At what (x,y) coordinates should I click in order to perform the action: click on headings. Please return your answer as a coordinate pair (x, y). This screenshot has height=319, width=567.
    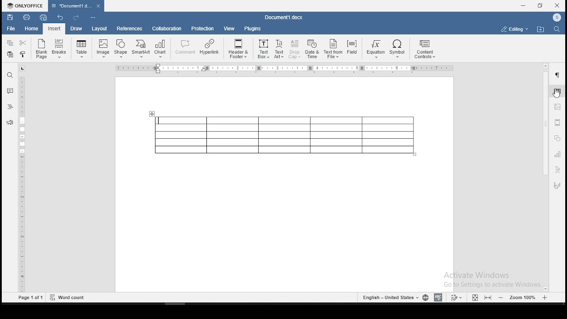
    Looking at the image, I should click on (10, 107).